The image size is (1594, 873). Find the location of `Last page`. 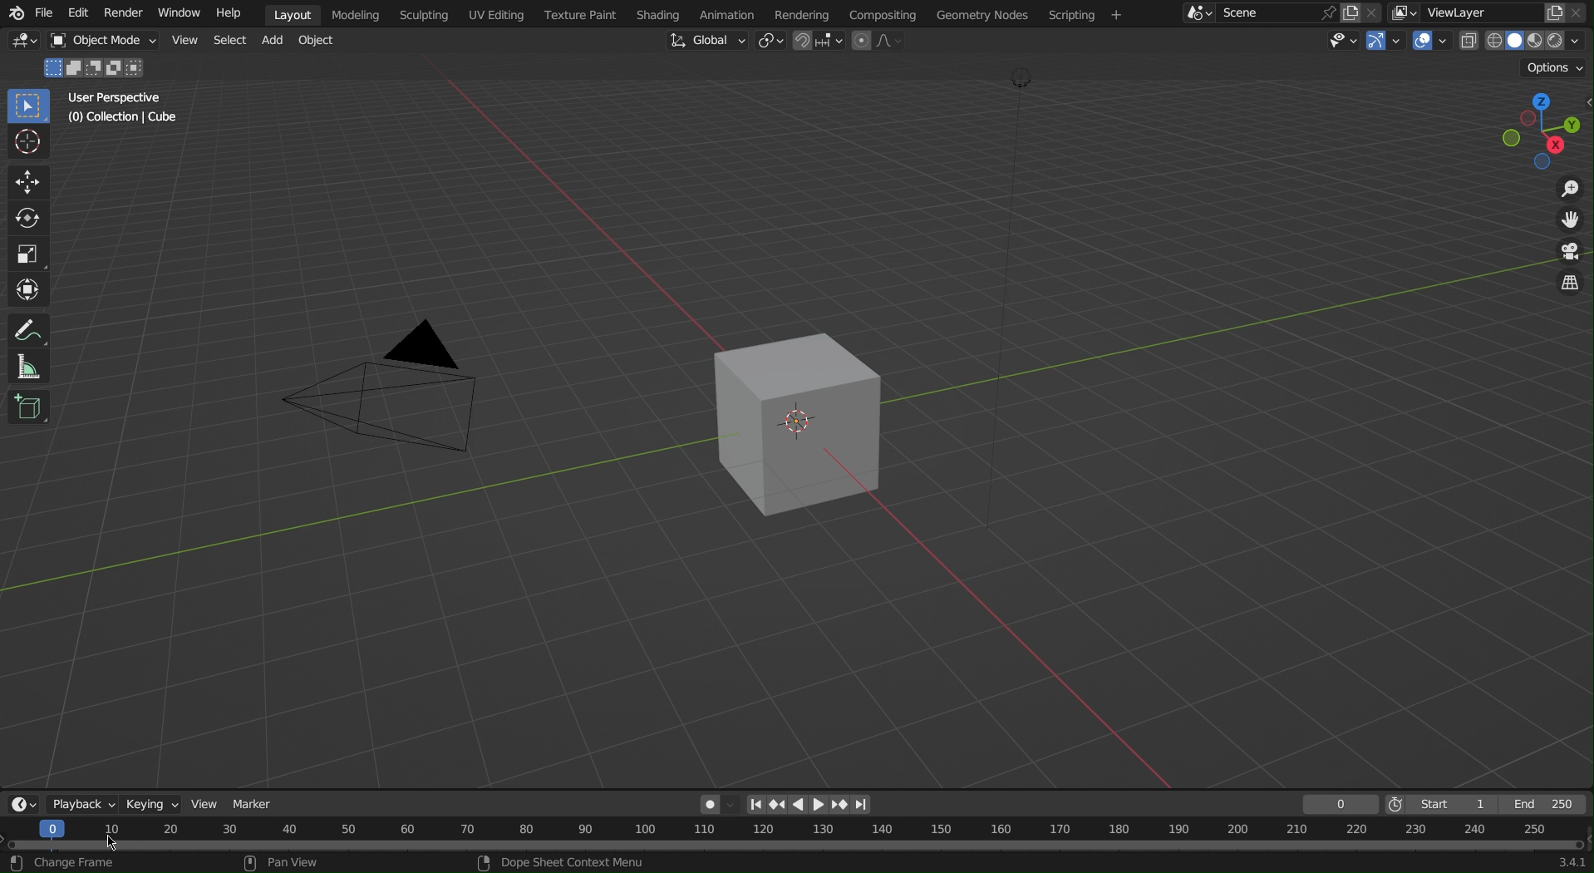

Last page is located at coordinates (870, 801).